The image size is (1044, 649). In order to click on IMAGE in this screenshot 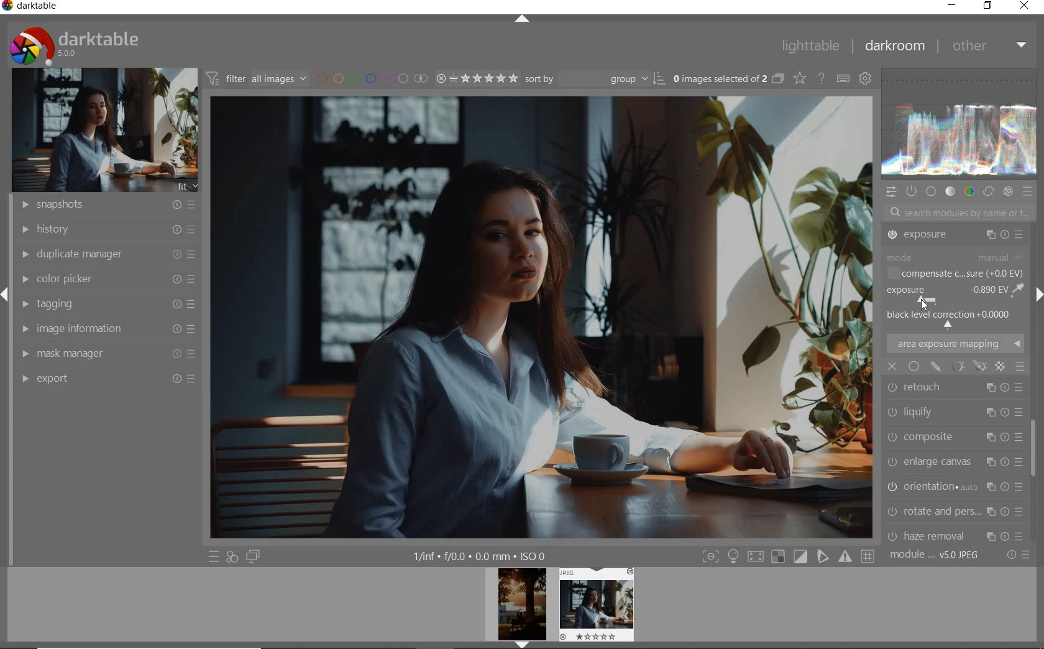, I will do `click(102, 129)`.